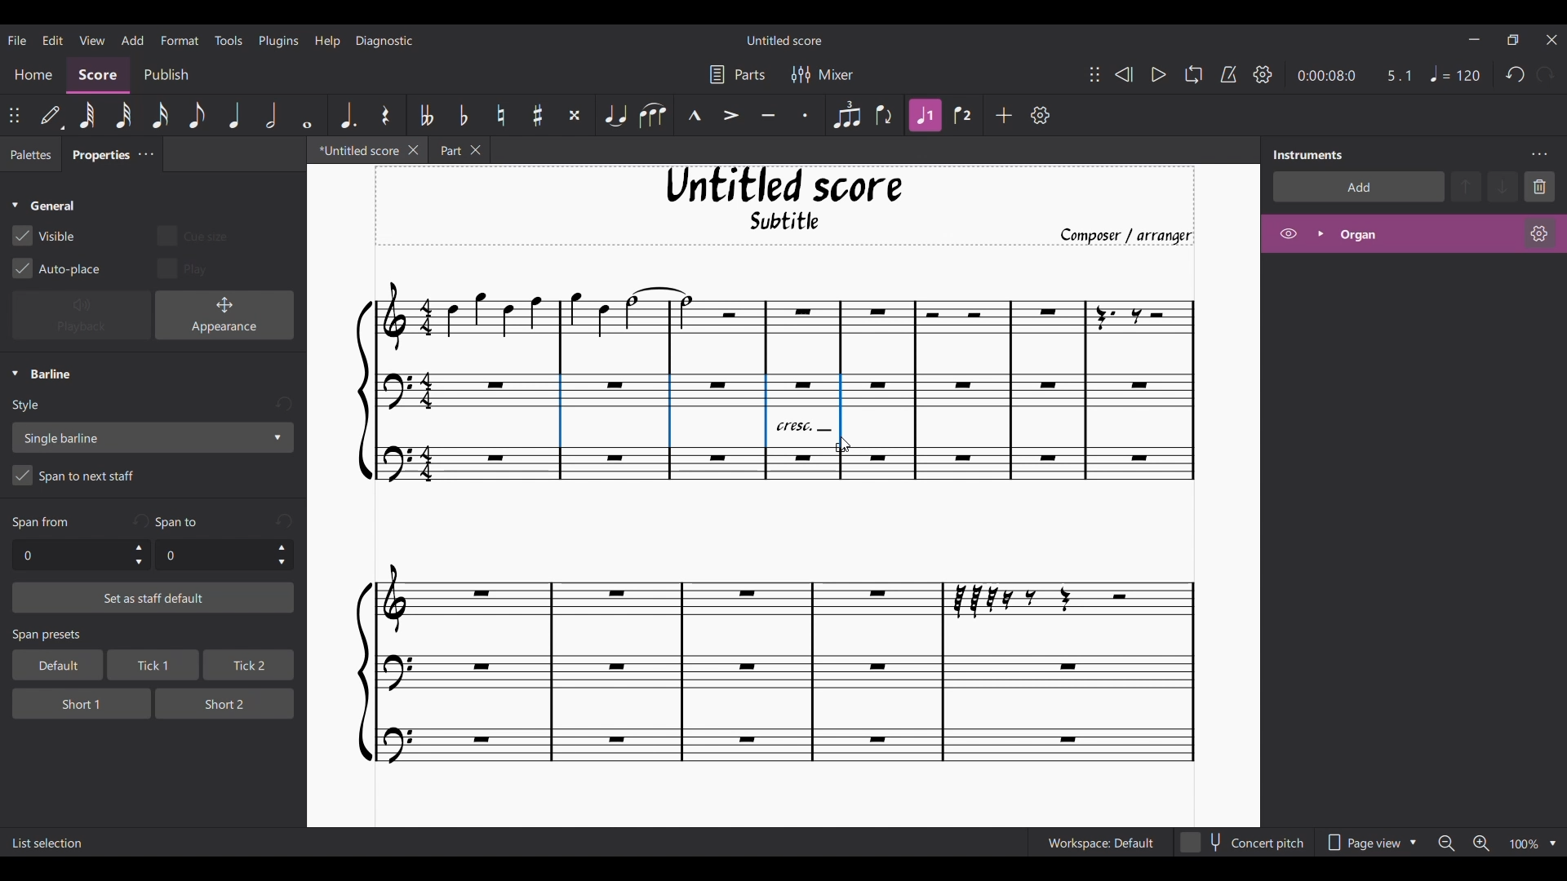 This screenshot has height=881, width=1567. What do you see at coordinates (152, 437) in the screenshot?
I see `single barline` at bounding box center [152, 437].